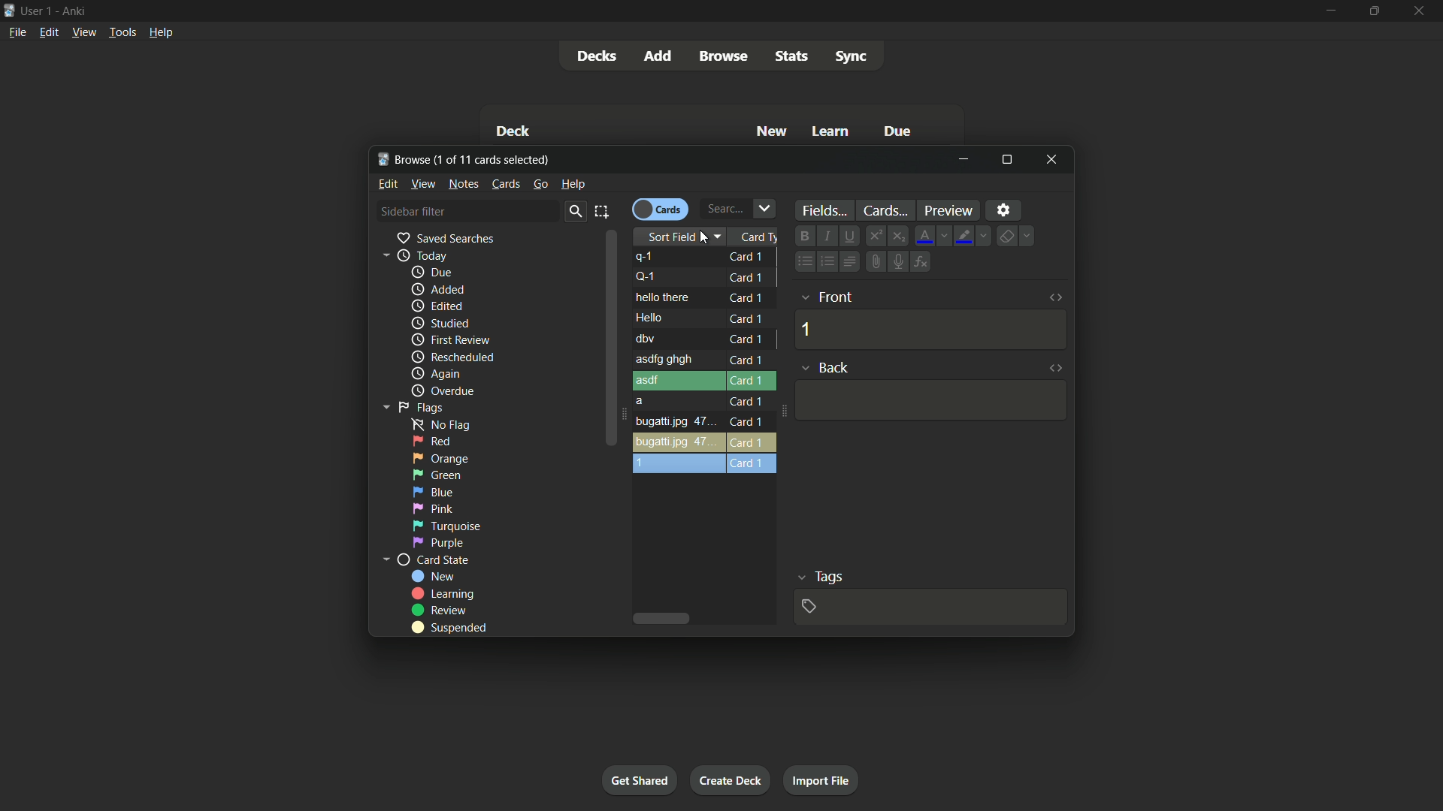 This screenshot has width=1443, height=811. I want to click on overdue, so click(446, 391).